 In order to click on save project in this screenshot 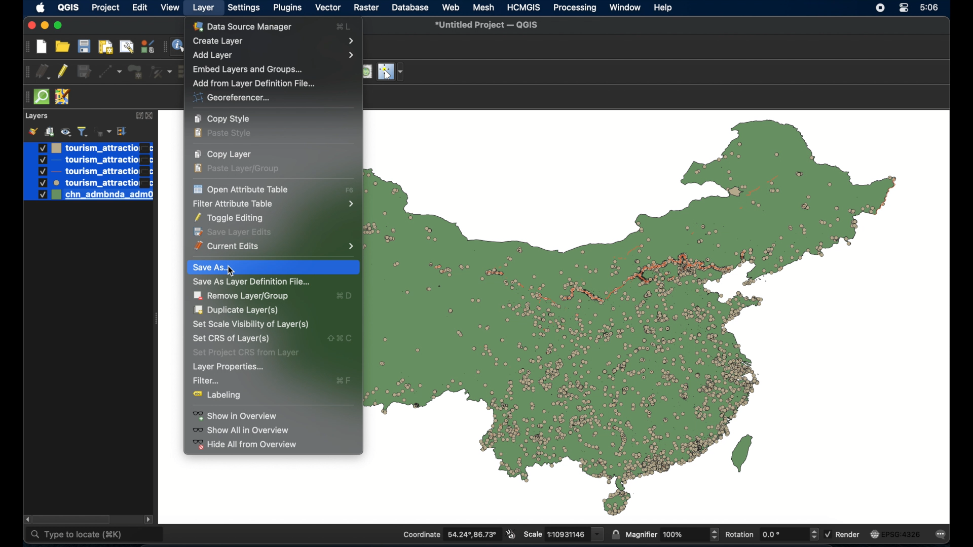, I will do `click(84, 46)`.